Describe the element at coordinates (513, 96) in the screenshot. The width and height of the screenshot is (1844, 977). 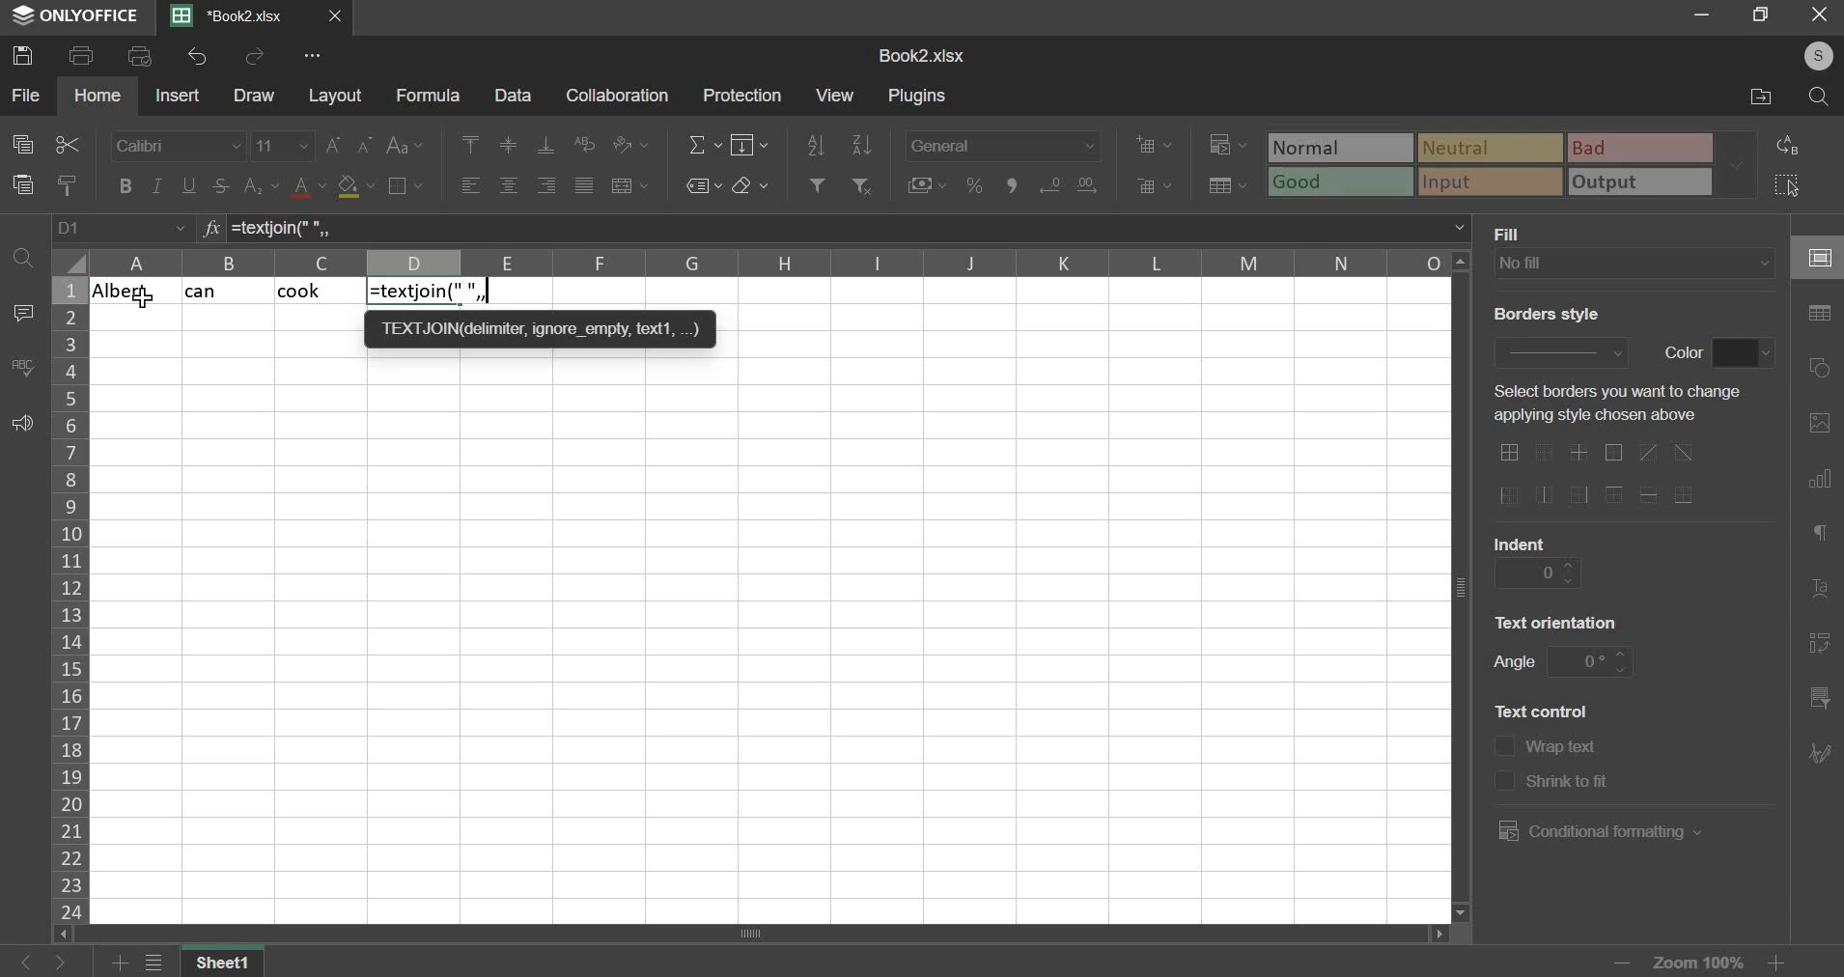
I see `data` at that location.